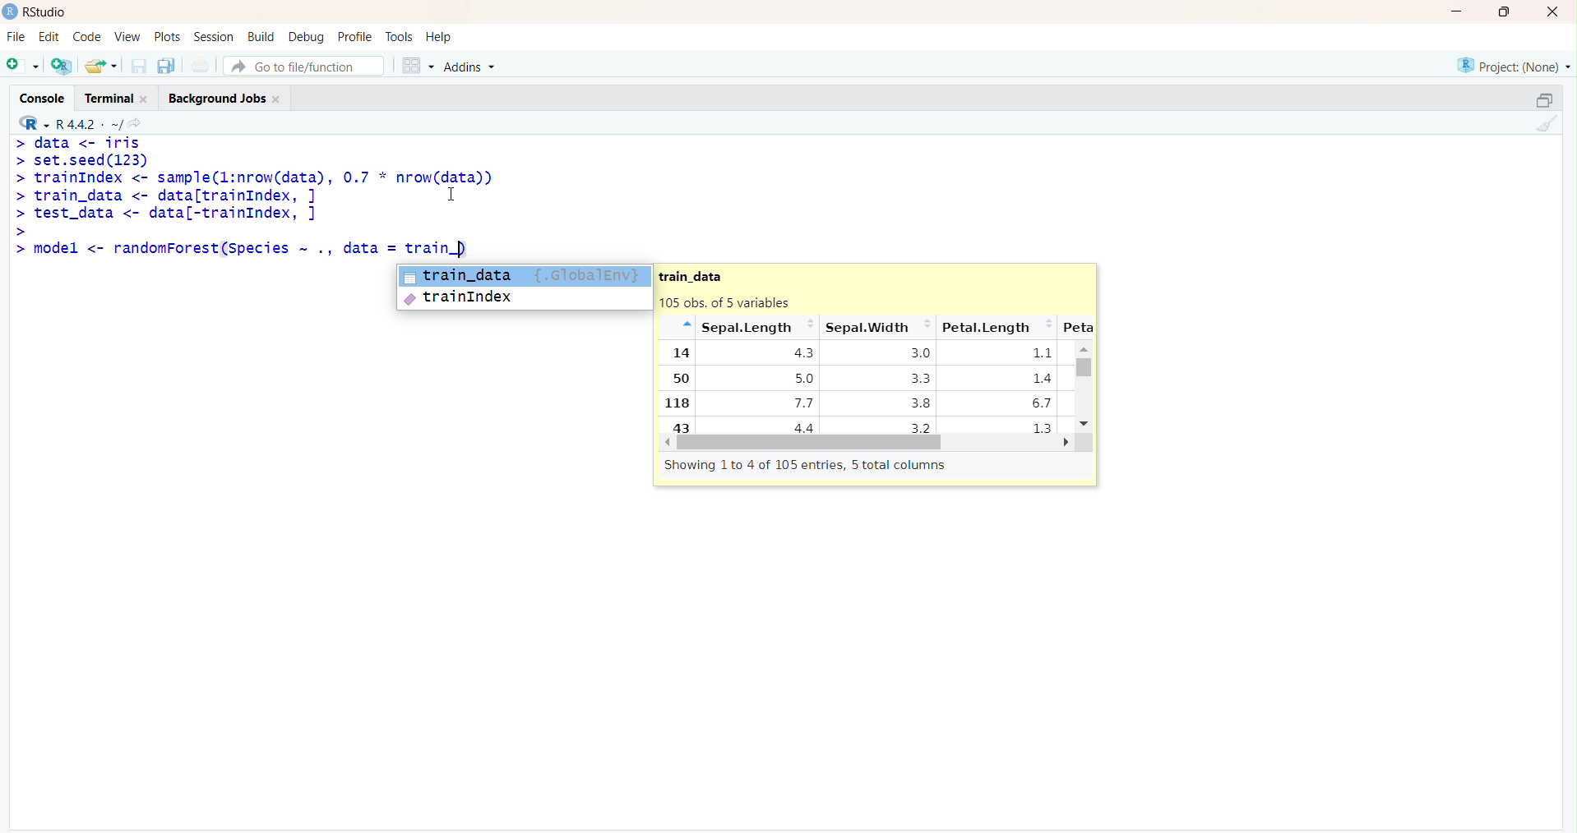 Image resolution: width=1577 pixels, height=833 pixels. I want to click on Scrollbar, so click(1086, 374).